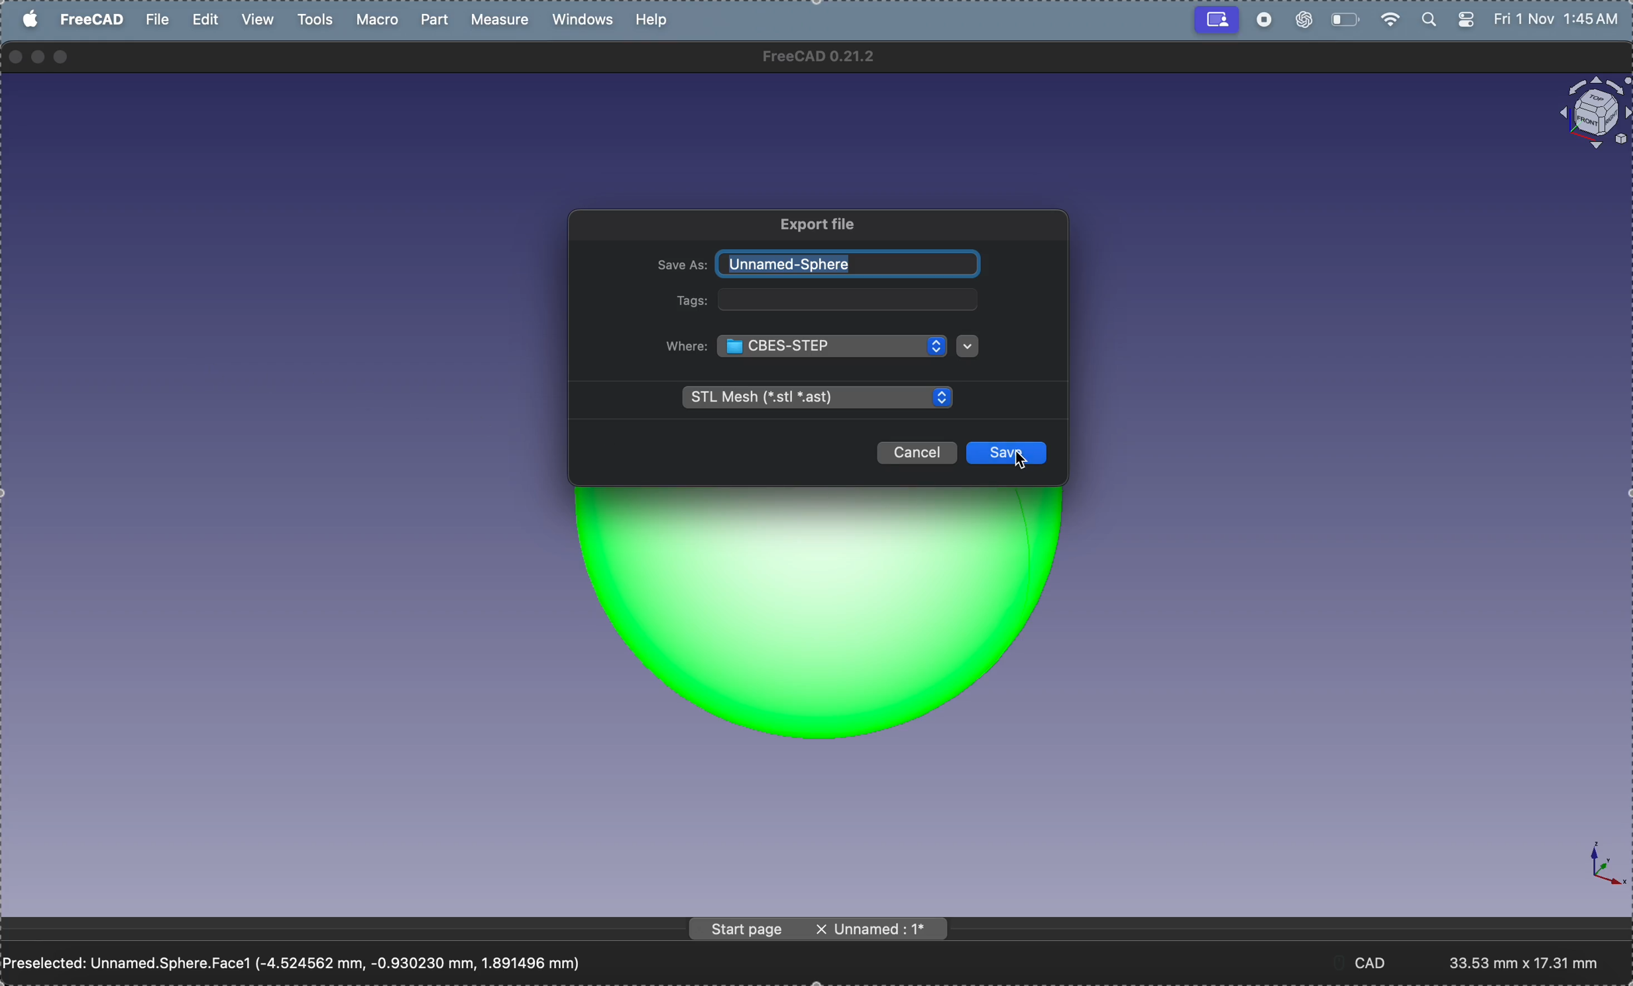 This screenshot has height=986, width=1633. I want to click on export file, so click(817, 224).